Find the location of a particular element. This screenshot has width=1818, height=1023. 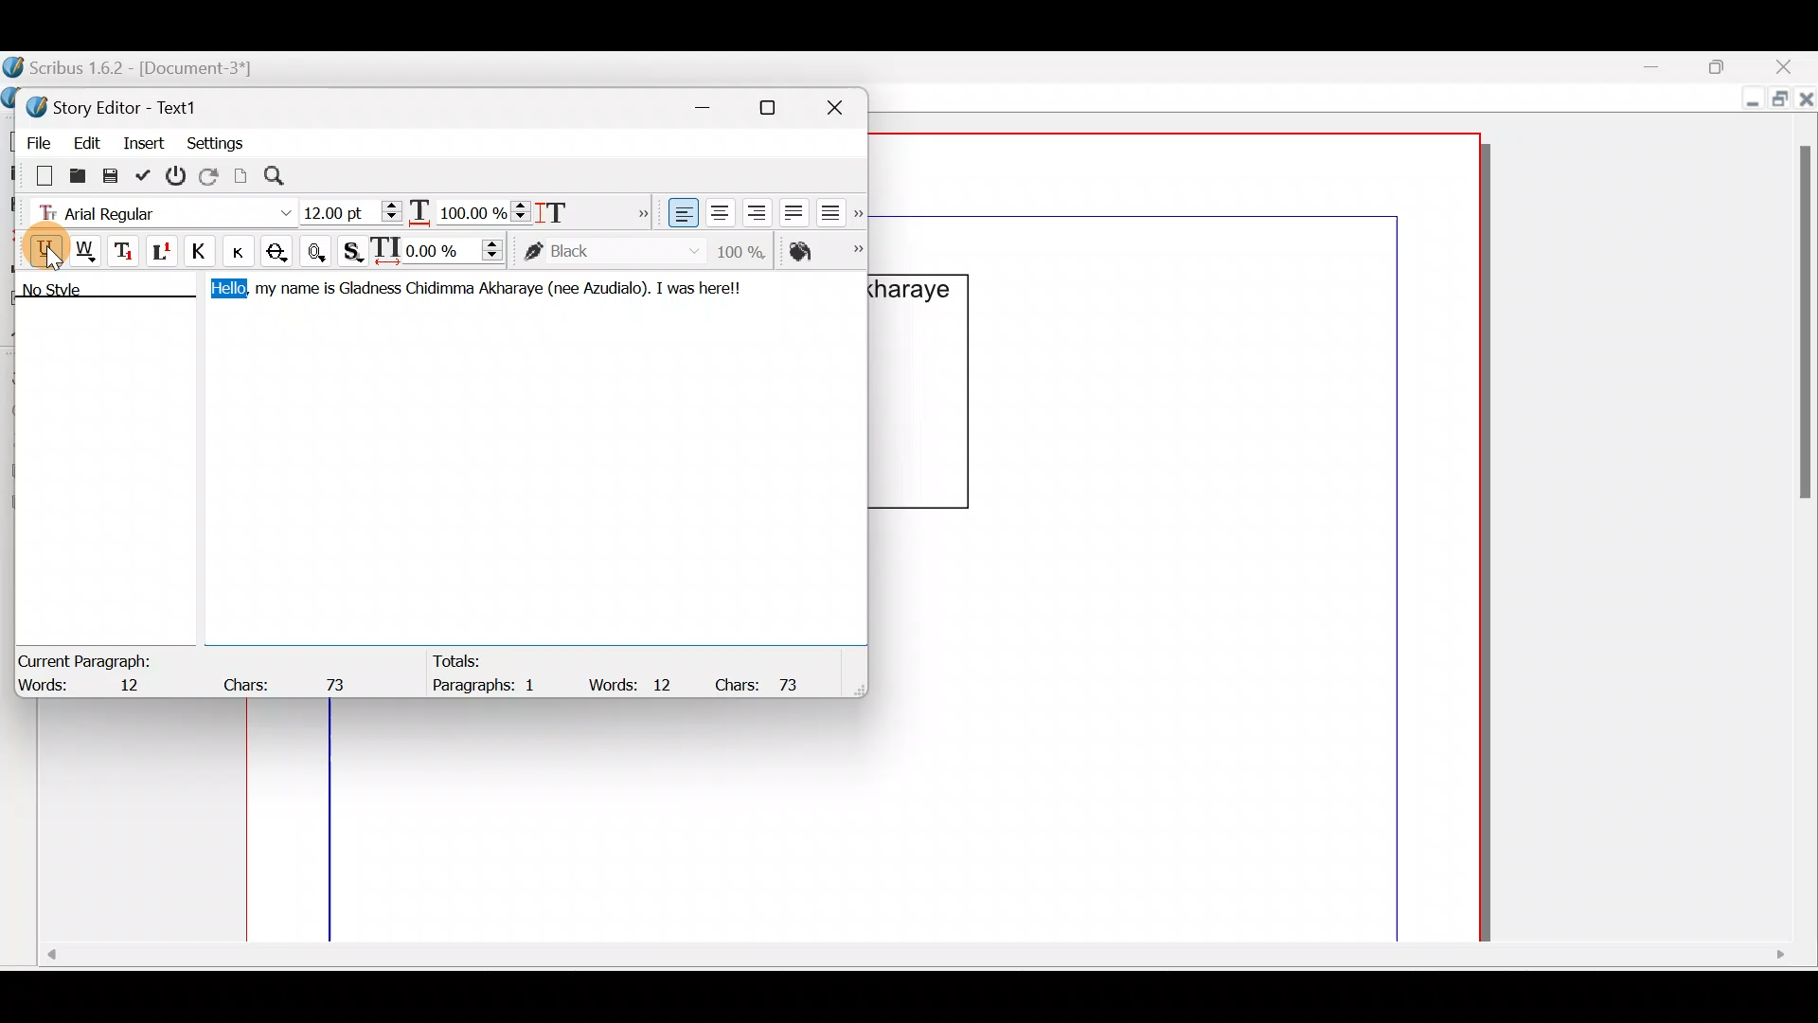

Maximize is located at coordinates (779, 107).